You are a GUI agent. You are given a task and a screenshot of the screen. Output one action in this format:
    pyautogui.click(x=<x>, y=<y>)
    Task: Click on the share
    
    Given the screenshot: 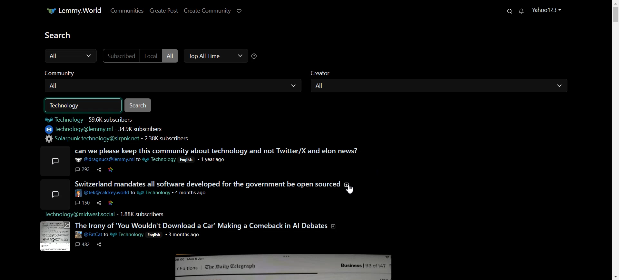 What is the action you would take?
    pyautogui.click(x=100, y=245)
    